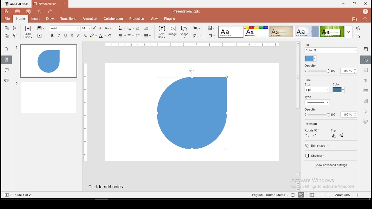  I want to click on columns, so click(146, 36).